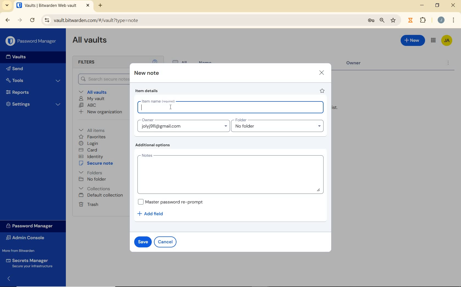 The width and height of the screenshot is (461, 287). Describe the element at coordinates (101, 112) in the screenshot. I see `New organization` at that location.